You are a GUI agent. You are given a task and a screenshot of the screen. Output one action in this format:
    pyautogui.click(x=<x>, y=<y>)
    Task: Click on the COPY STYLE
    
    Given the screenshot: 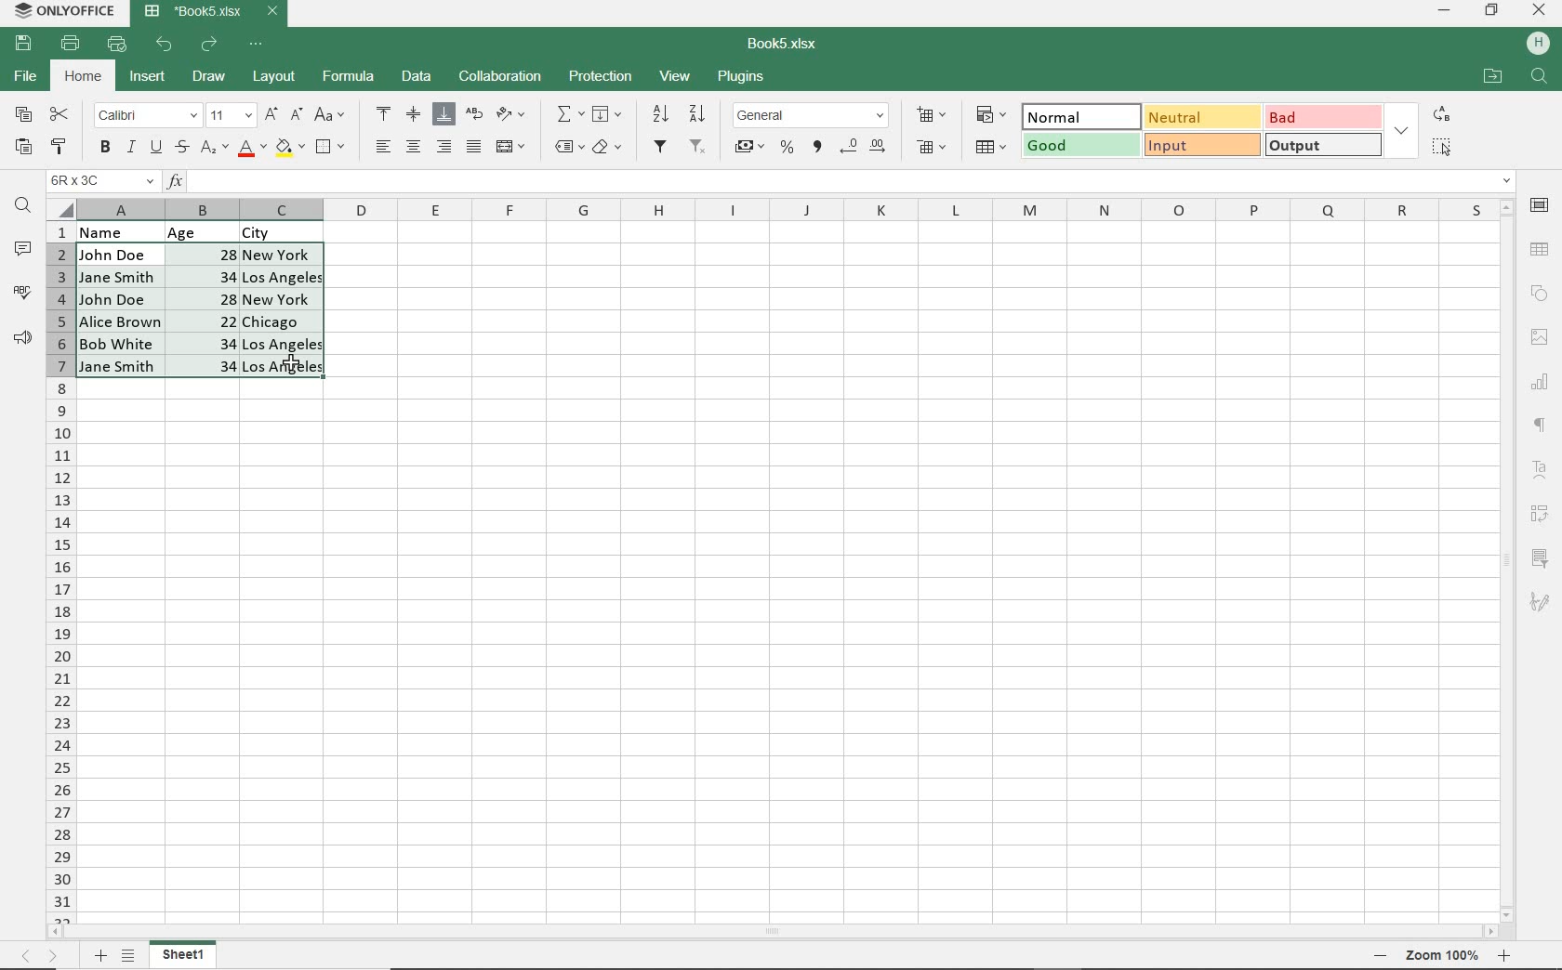 What is the action you would take?
    pyautogui.click(x=60, y=144)
    